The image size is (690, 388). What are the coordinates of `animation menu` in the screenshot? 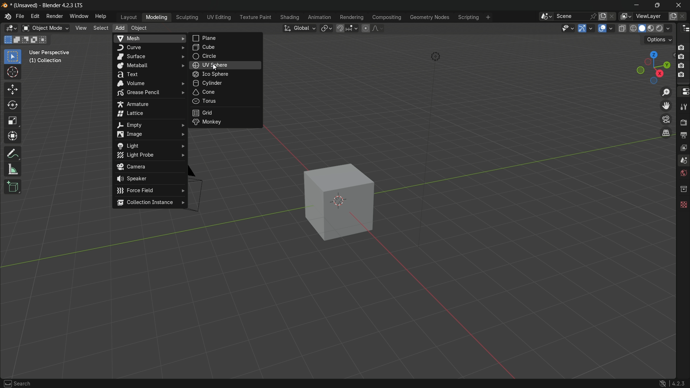 It's located at (321, 17).